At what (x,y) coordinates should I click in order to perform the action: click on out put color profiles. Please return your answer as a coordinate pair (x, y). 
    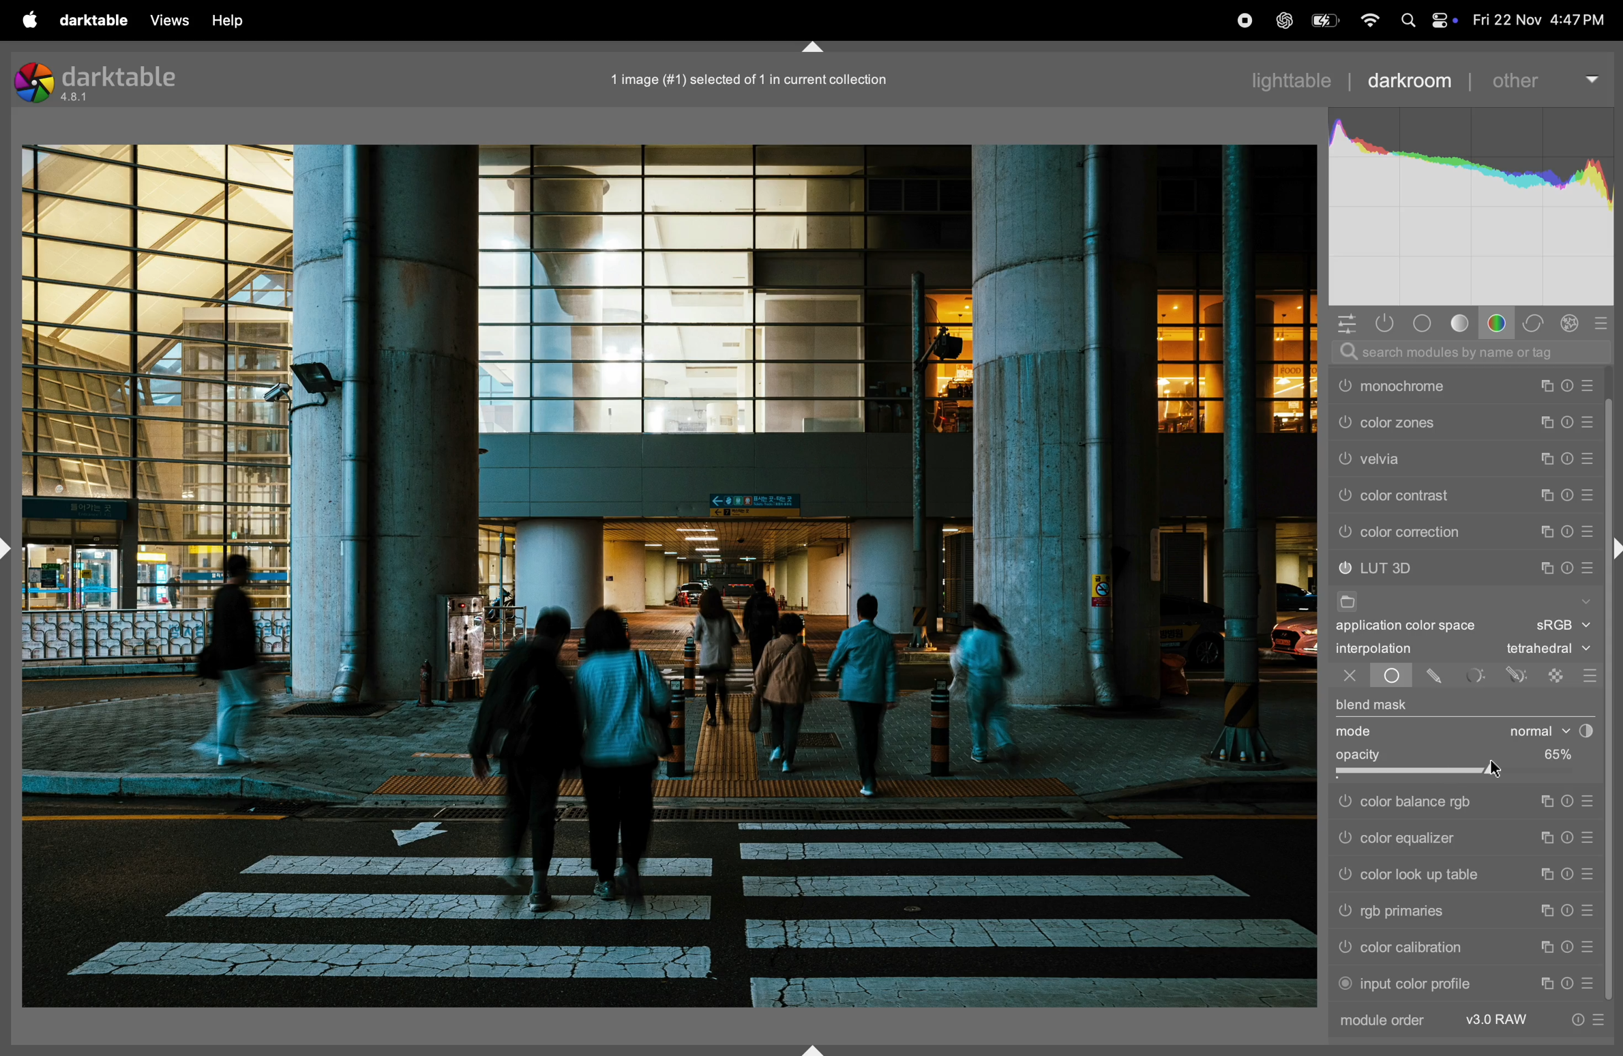
    Looking at the image, I should click on (1430, 385).